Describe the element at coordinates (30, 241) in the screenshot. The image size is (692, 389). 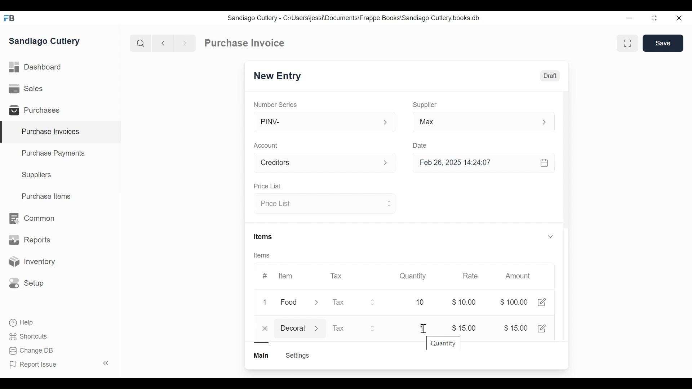
I see `Reports` at that location.